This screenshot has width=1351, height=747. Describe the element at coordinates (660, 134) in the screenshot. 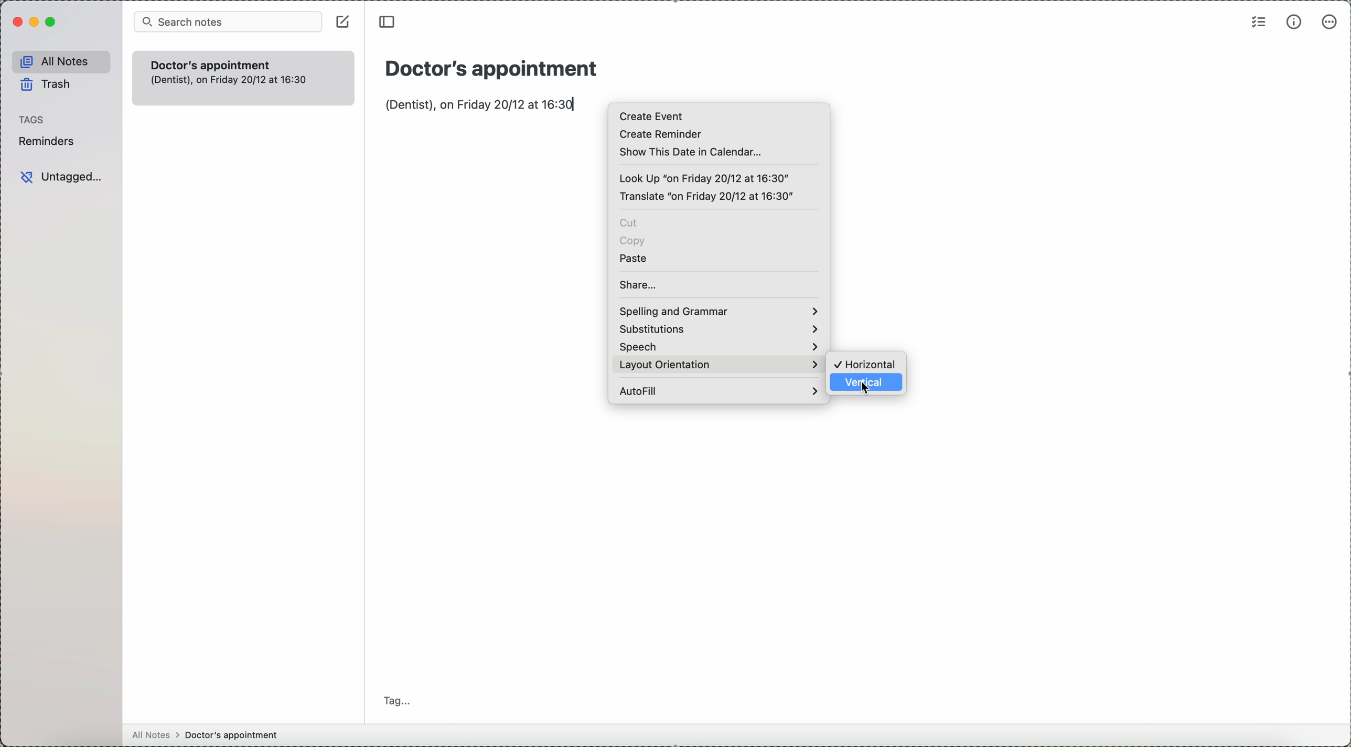

I see `create reminder` at that location.